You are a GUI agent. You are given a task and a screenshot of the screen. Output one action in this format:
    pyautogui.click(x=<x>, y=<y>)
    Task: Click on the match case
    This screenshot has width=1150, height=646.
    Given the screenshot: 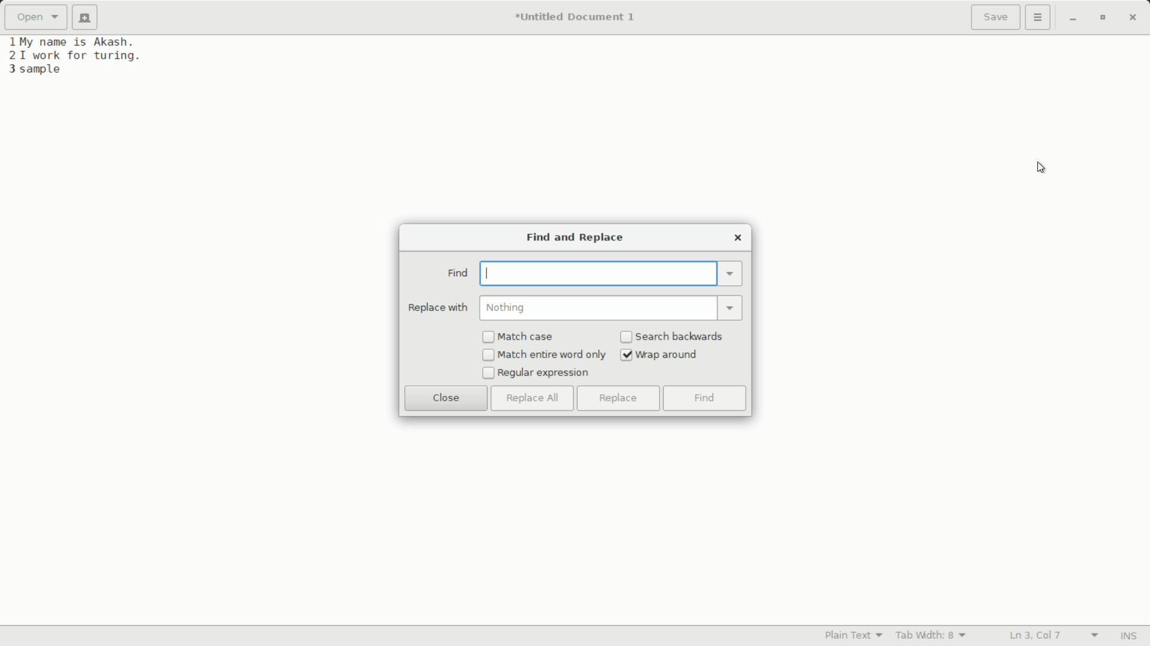 What is the action you would take?
    pyautogui.click(x=528, y=337)
    